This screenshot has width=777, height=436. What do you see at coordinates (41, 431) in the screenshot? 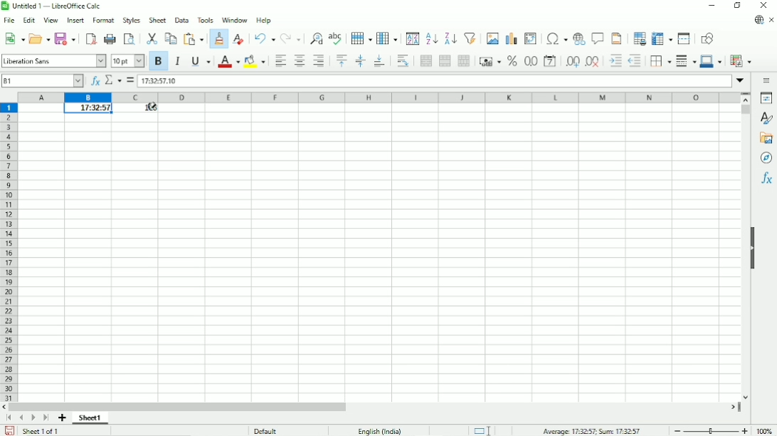
I see `Sheet 1 of 1` at bounding box center [41, 431].